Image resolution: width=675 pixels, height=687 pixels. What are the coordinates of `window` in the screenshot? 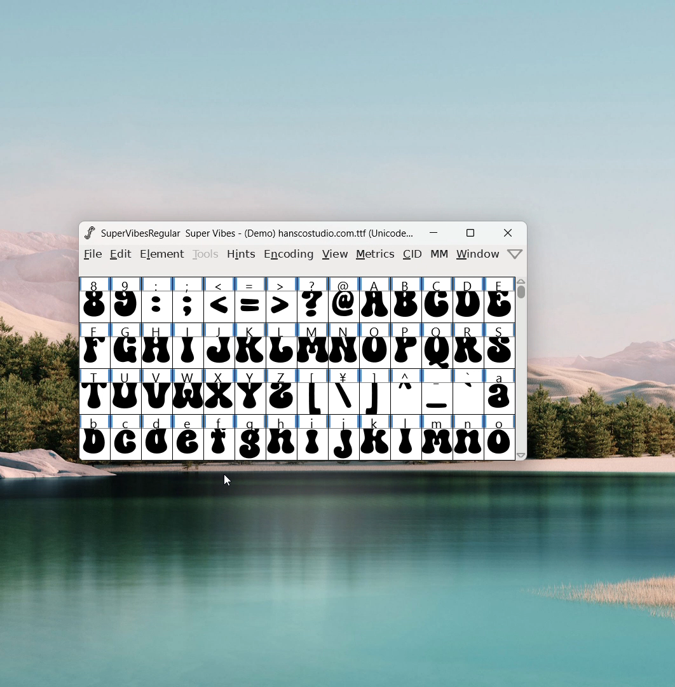 It's located at (478, 254).